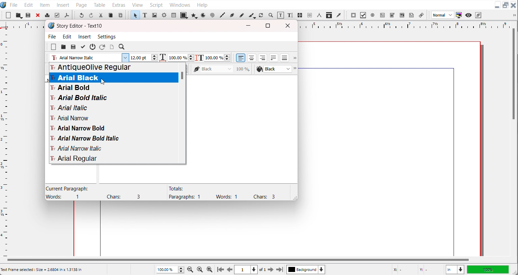 The image size is (518, 275). I want to click on Vertical scroll bar, so click(514, 74).